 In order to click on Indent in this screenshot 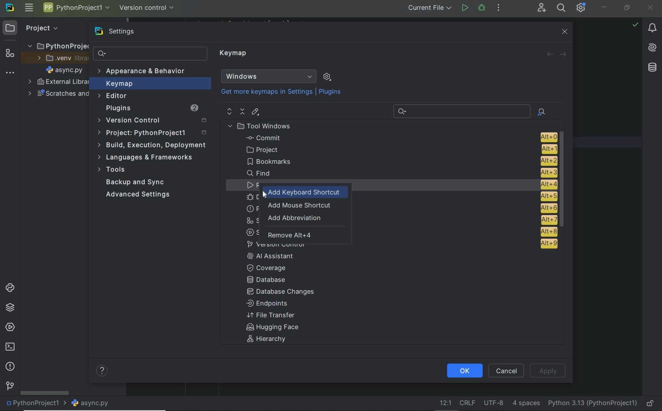, I will do `click(526, 404)`.